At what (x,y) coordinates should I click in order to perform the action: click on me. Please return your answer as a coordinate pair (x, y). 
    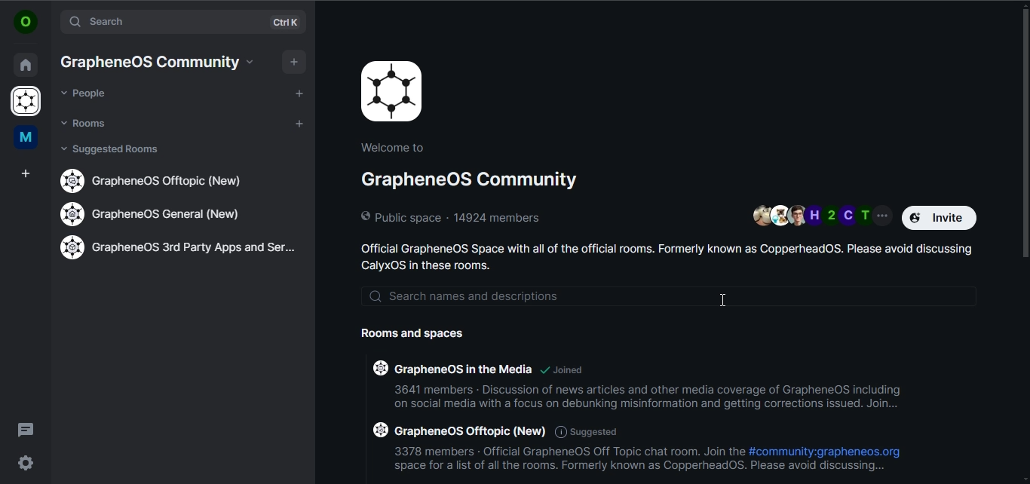
    Looking at the image, I should click on (24, 138).